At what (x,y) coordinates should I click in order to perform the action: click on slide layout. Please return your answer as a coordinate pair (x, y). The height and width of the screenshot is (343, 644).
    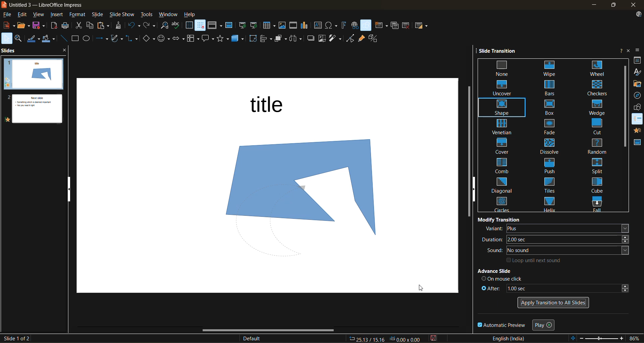
    Looking at the image, I should click on (423, 27).